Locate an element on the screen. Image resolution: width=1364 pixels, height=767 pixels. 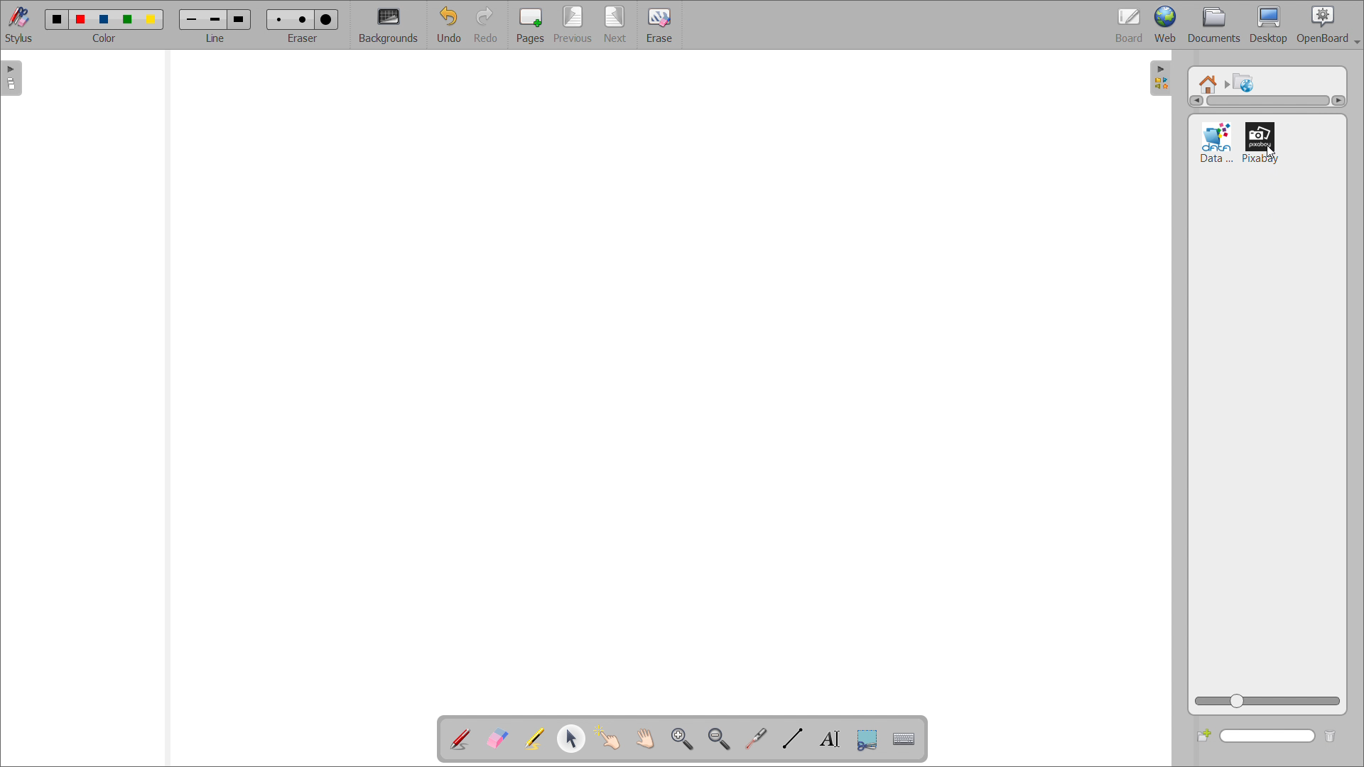
next page is located at coordinates (617, 24).